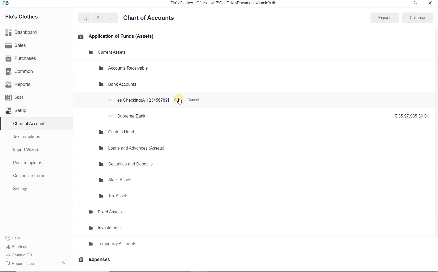 The width and height of the screenshot is (438, 272). Describe the element at coordinates (33, 137) in the screenshot. I see `Tax Templates` at that location.